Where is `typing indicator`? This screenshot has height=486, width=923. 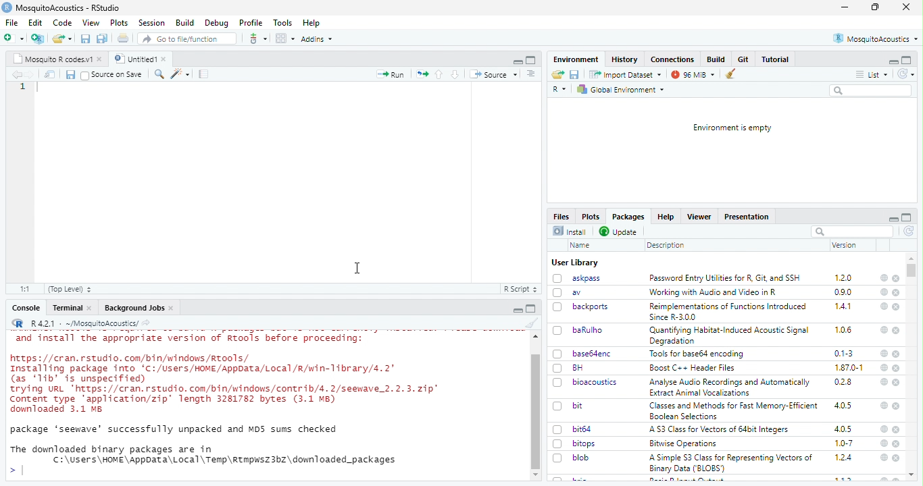
typing indicator is located at coordinates (23, 470).